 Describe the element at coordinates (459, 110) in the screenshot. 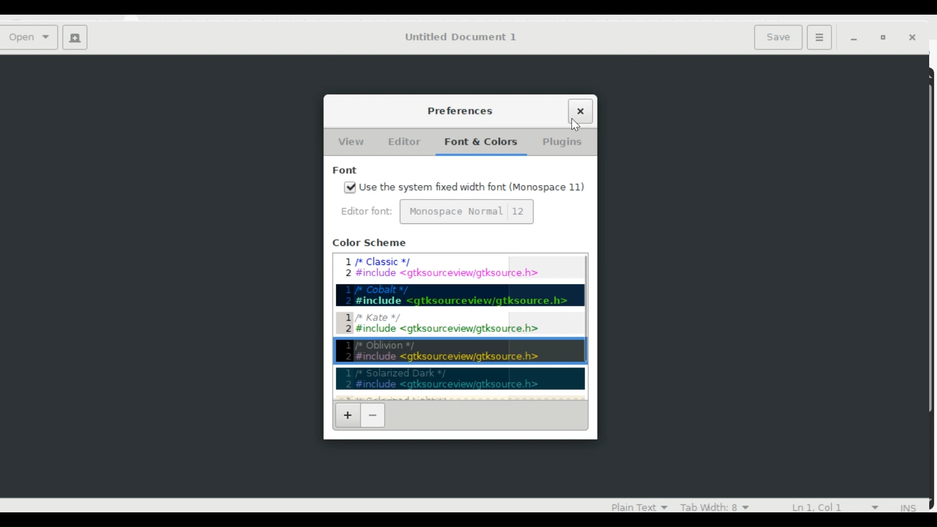

I see `Preferences` at that location.